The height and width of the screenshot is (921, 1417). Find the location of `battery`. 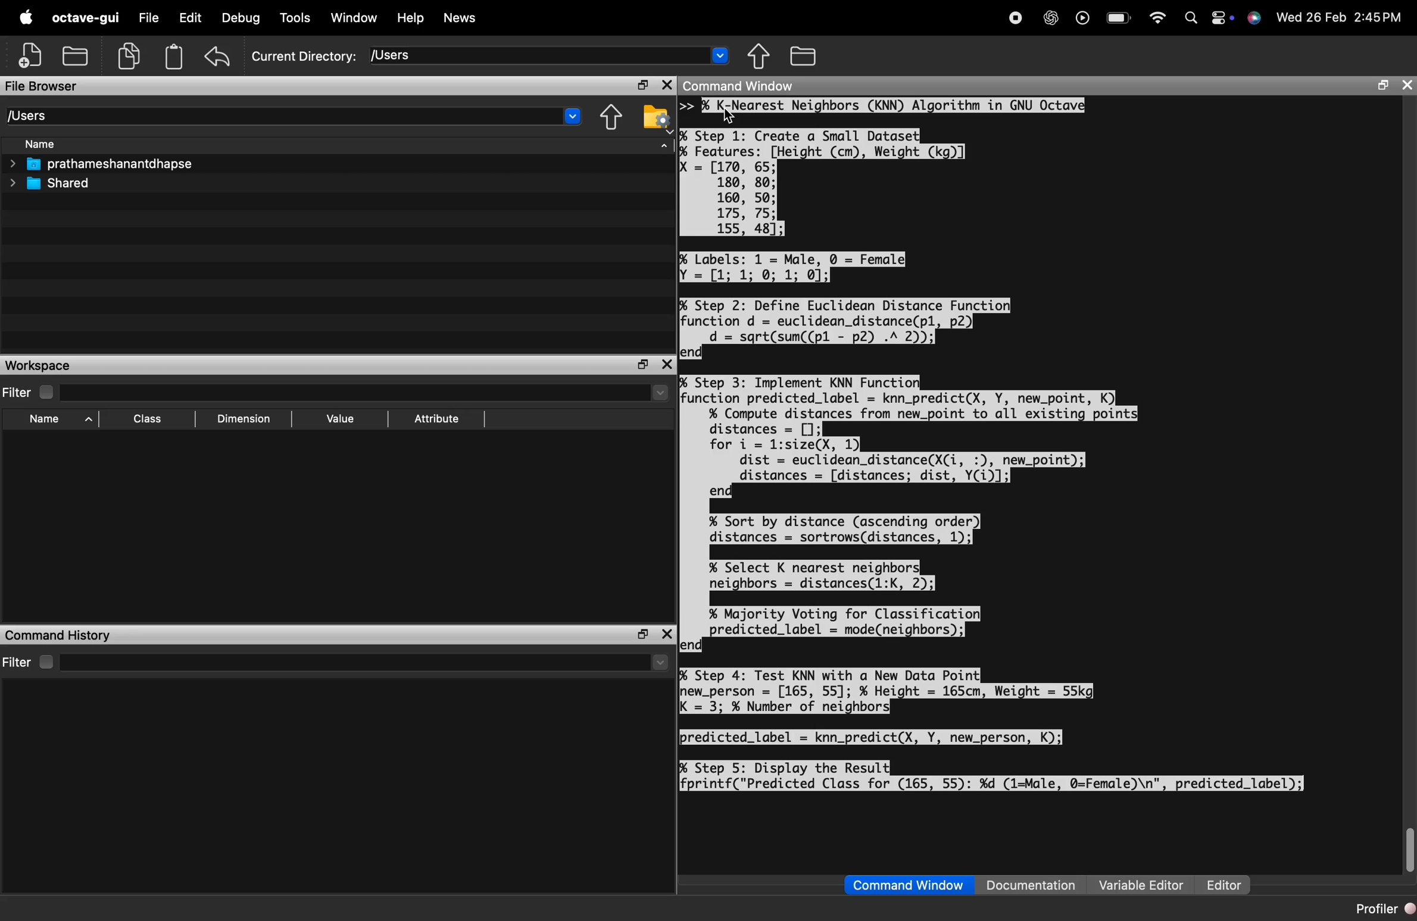

battery is located at coordinates (1117, 17).